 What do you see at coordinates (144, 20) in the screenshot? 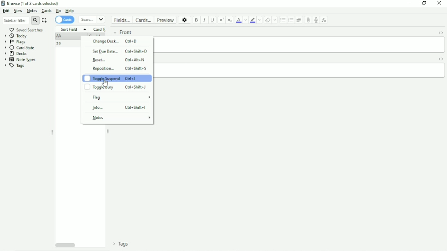
I see `Cards` at bounding box center [144, 20].